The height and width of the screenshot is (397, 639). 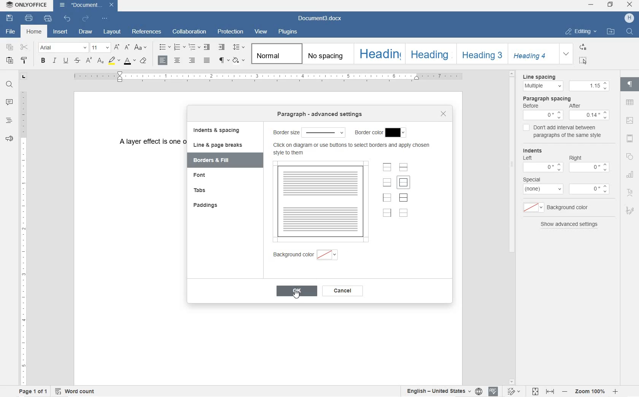 I want to click on OPEN FILE LOCATION, so click(x=611, y=32).